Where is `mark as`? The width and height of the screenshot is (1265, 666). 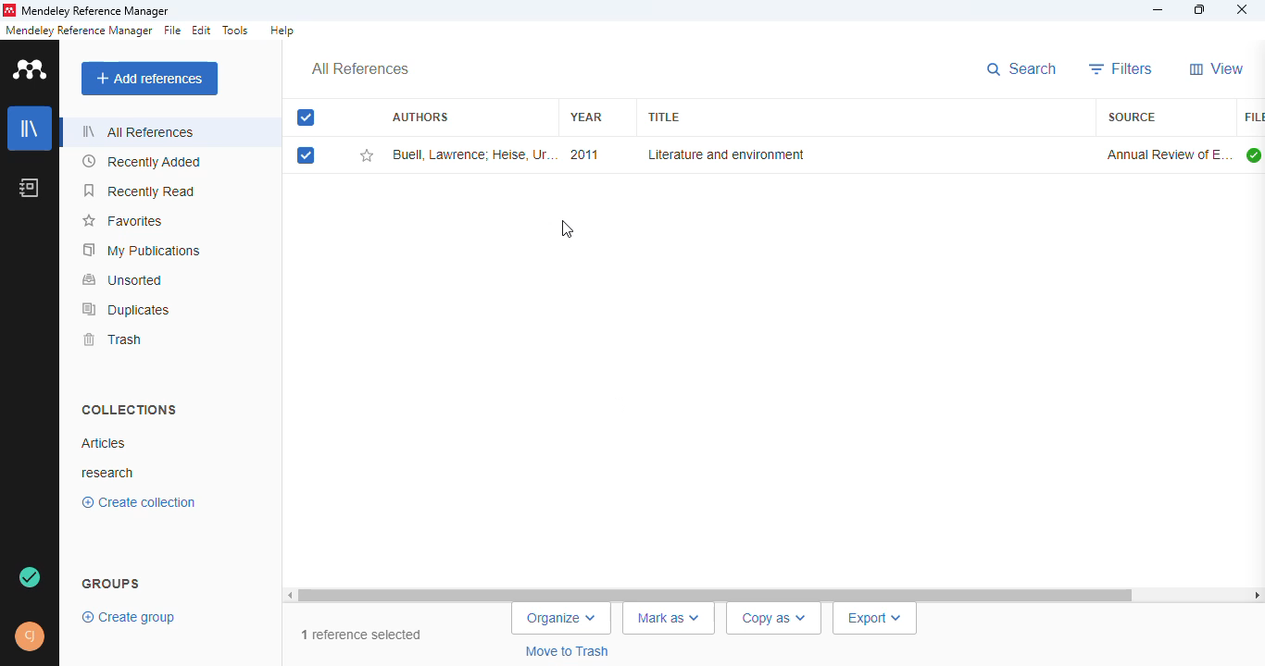
mark as is located at coordinates (670, 619).